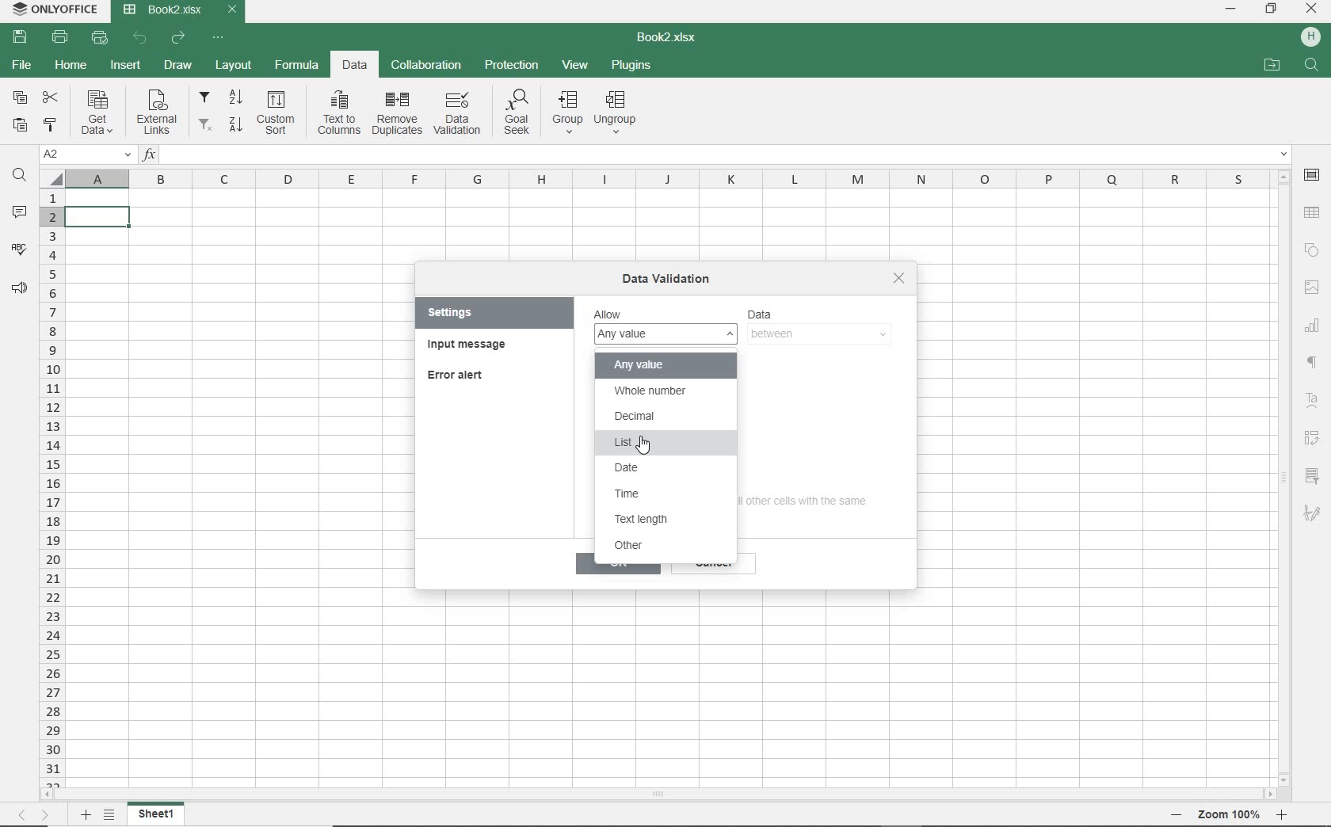  Describe the element at coordinates (1312, 438) in the screenshot. I see `PIVOT table` at that location.